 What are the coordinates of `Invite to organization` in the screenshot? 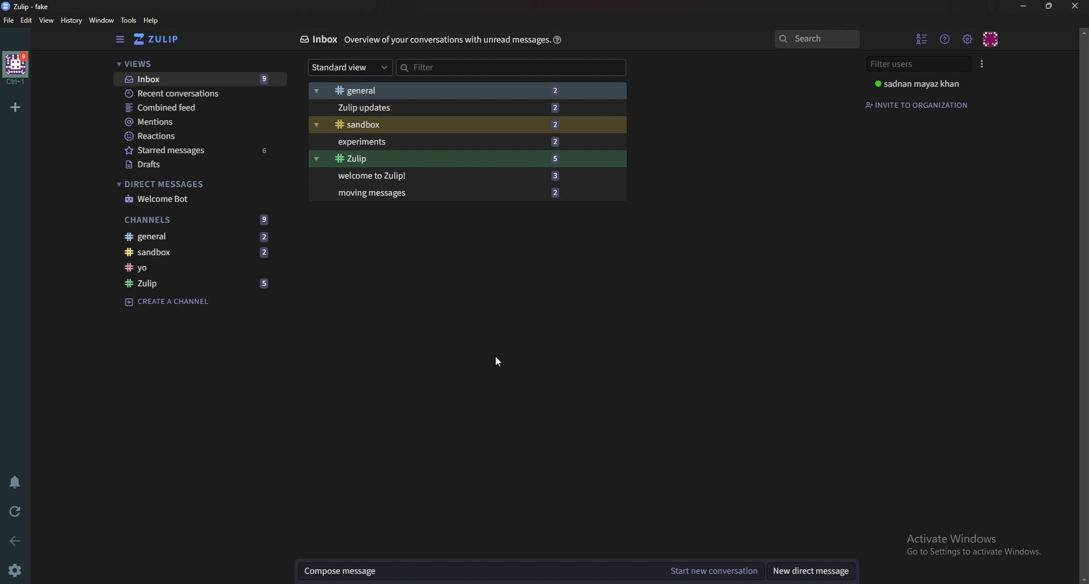 It's located at (917, 104).